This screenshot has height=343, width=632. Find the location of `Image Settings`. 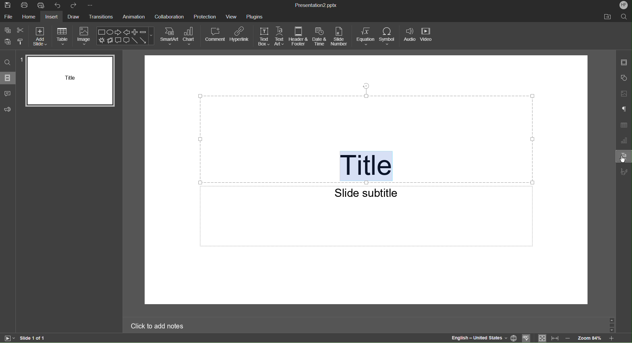

Image Settings is located at coordinates (624, 94).